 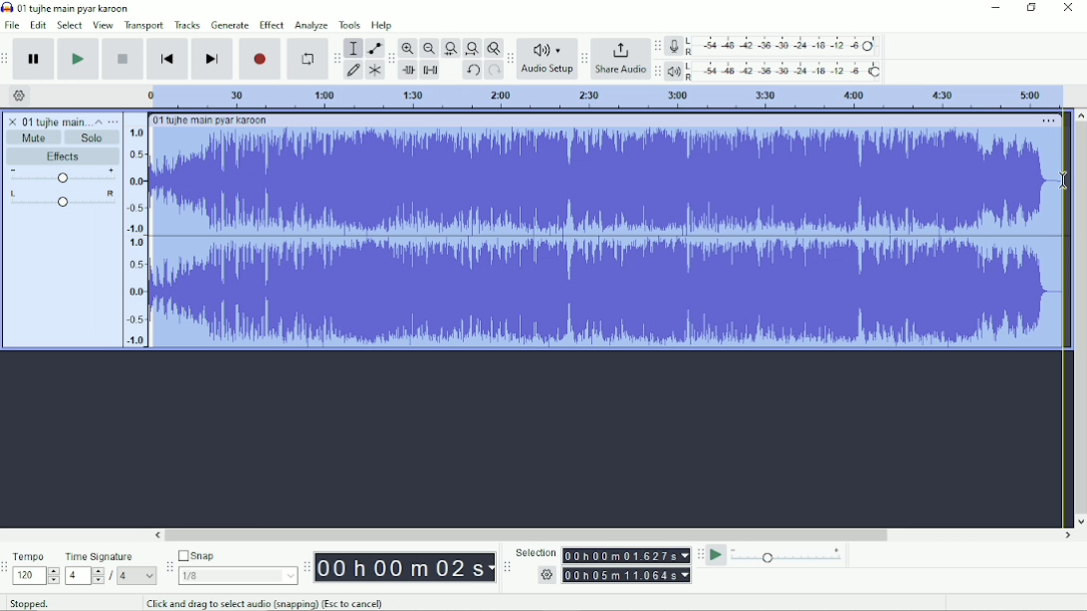 I want to click on Undo, so click(x=472, y=71).